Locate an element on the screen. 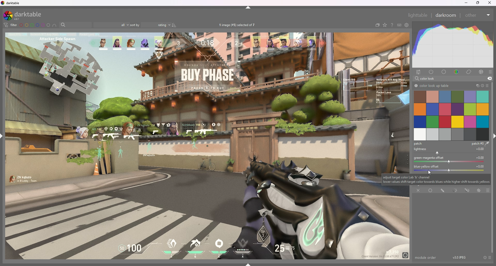 This screenshot has height=266, width=496. quick access panel is located at coordinates (418, 72).